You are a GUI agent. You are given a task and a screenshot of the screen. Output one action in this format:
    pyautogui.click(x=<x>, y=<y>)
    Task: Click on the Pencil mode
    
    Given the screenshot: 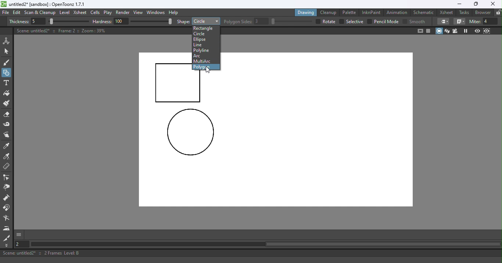 What is the action you would take?
    pyautogui.click(x=386, y=22)
    